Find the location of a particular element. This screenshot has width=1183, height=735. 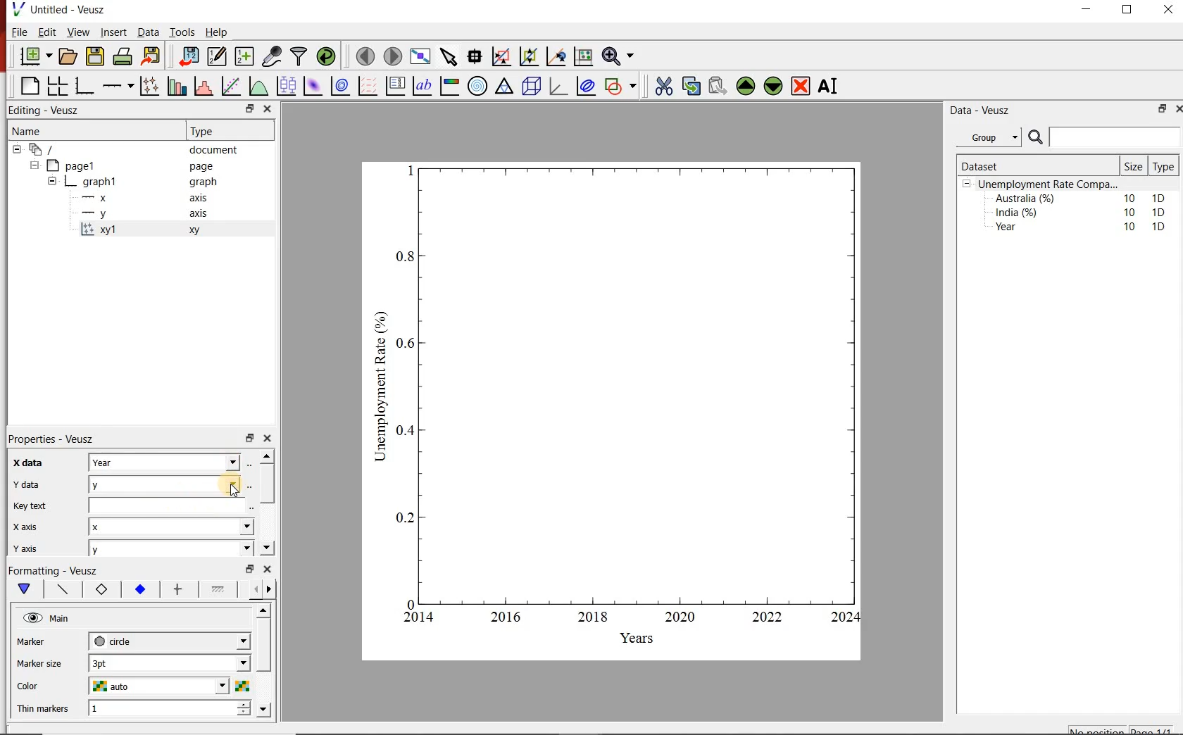

collapse is located at coordinates (51, 183).